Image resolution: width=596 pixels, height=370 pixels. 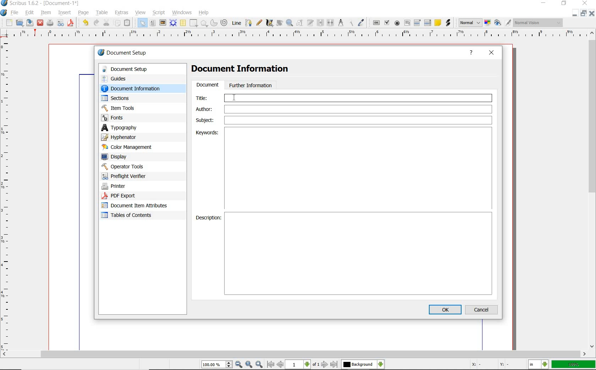 What do you see at coordinates (236, 97) in the screenshot?
I see `cursor` at bounding box center [236, 97].